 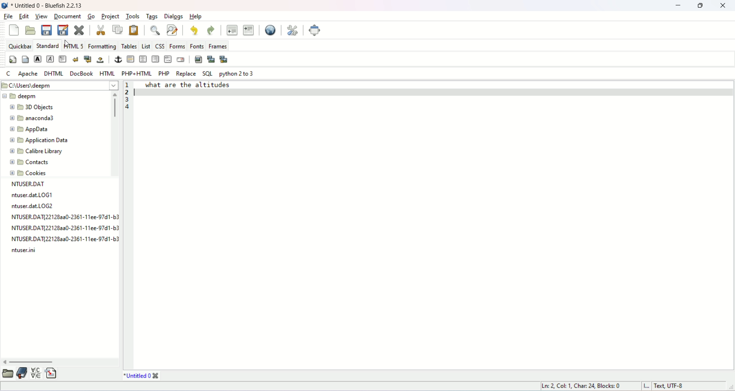 I want to click on document, so click(x=67, y=16).